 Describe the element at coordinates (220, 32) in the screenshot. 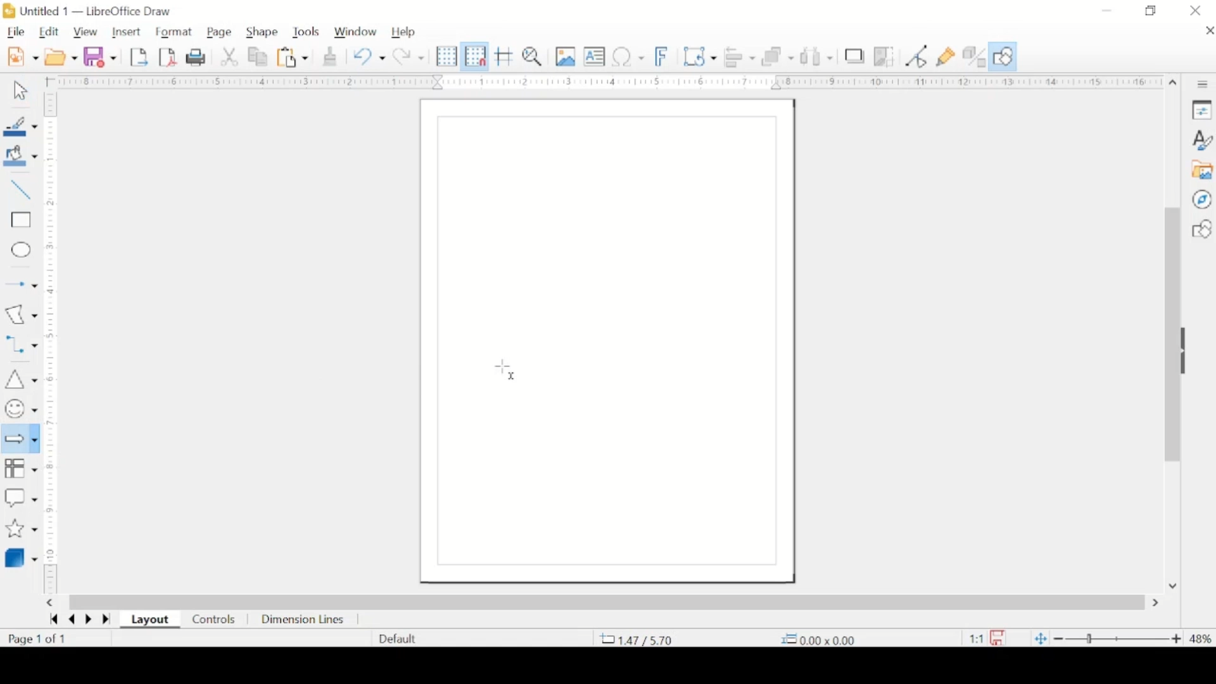

I see `page` at that location.